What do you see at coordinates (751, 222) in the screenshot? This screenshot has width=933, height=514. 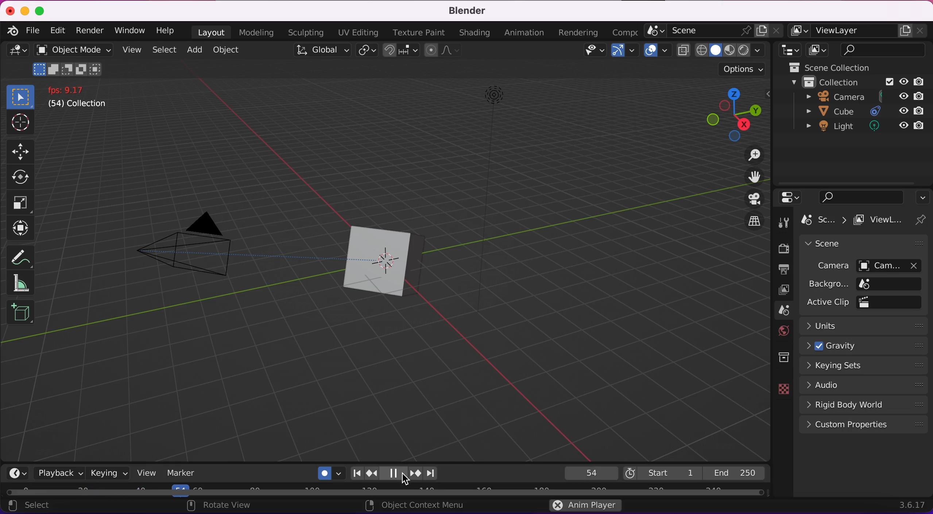 I see `switch the current view from perspective` at bounding box center [751, 222].